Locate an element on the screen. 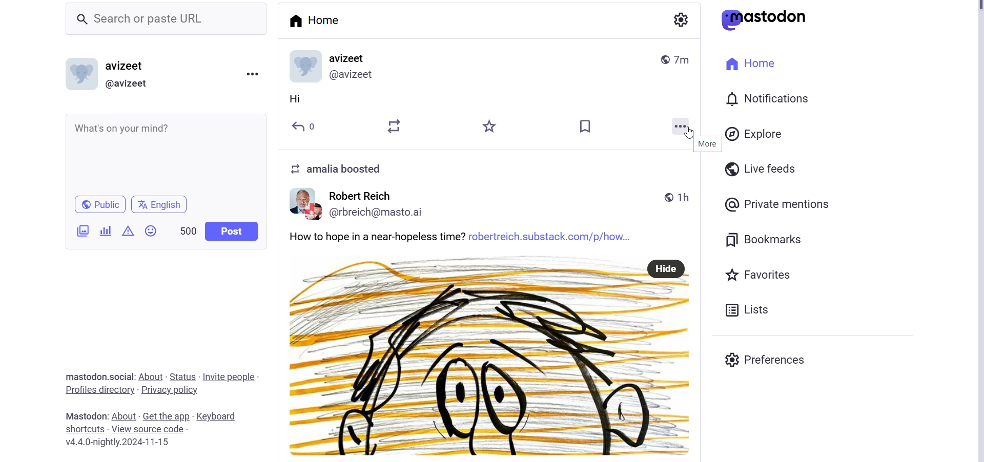 The width and height of the screenshot is (984, 462). Notification is located at coordinates (766, 99).